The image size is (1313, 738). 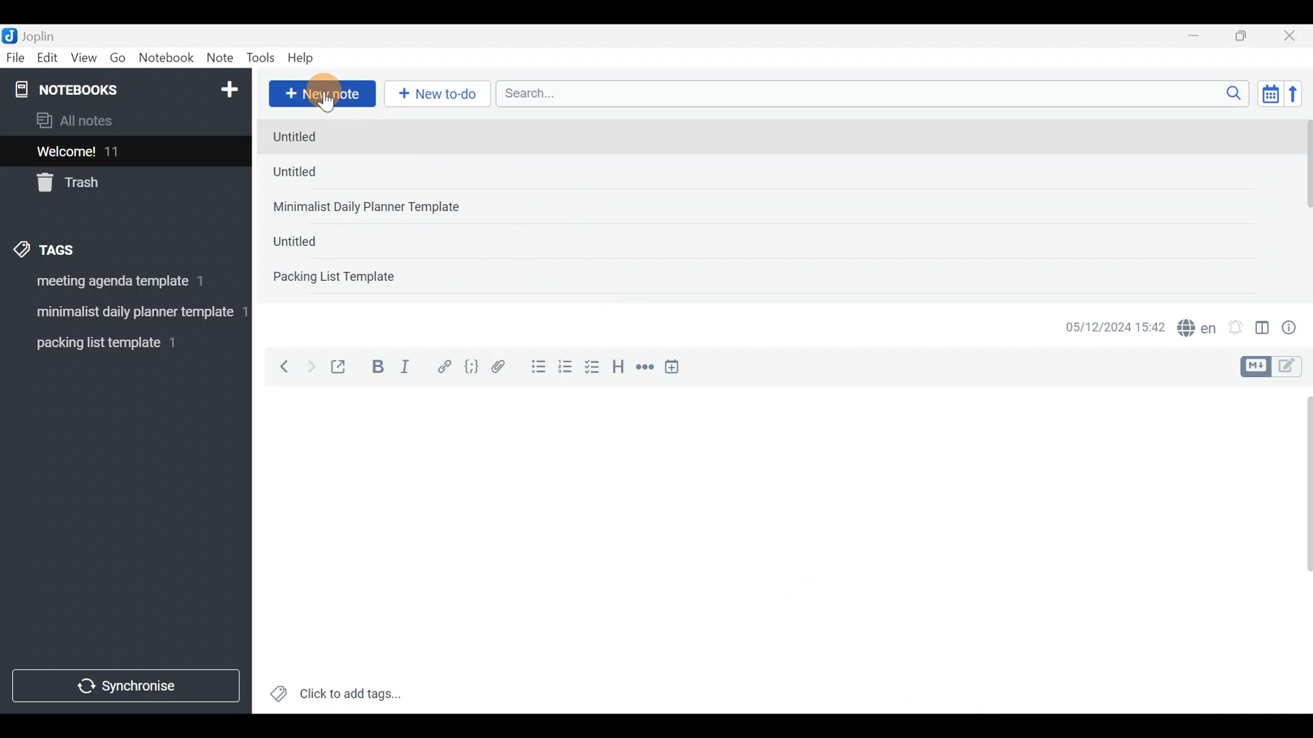 What do you see at coordinates (278, 366) in the screenshot?
I see `Back` at bounding box center [278, 366].